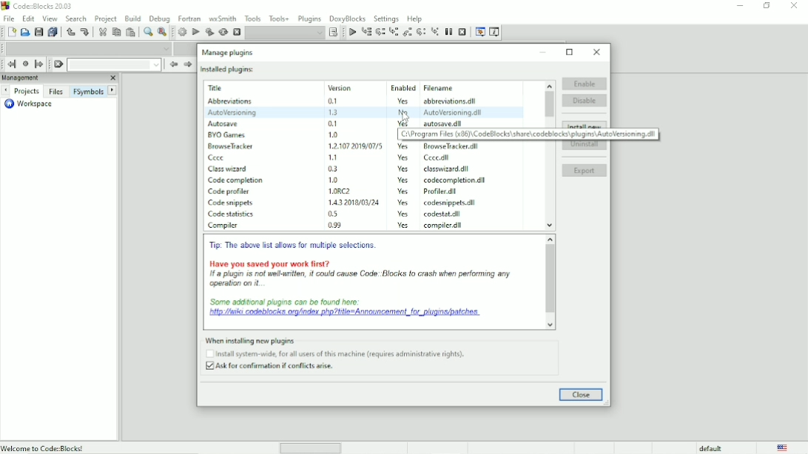 The height and width of the screenshot is (454, 808). I want to click on Yes, so click(405, 146).